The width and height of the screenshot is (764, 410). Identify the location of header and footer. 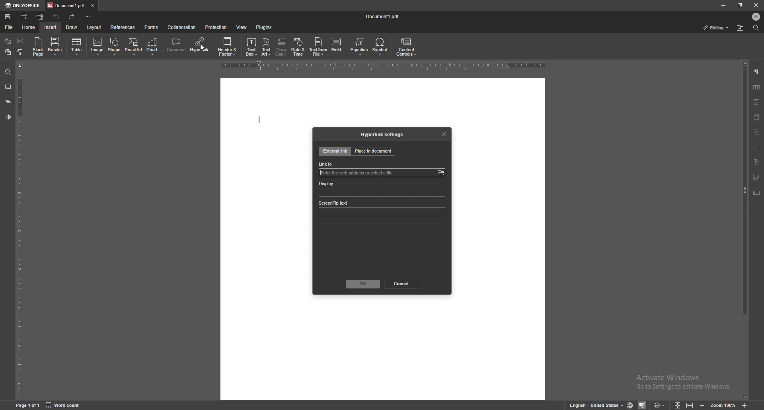
(228, 46).